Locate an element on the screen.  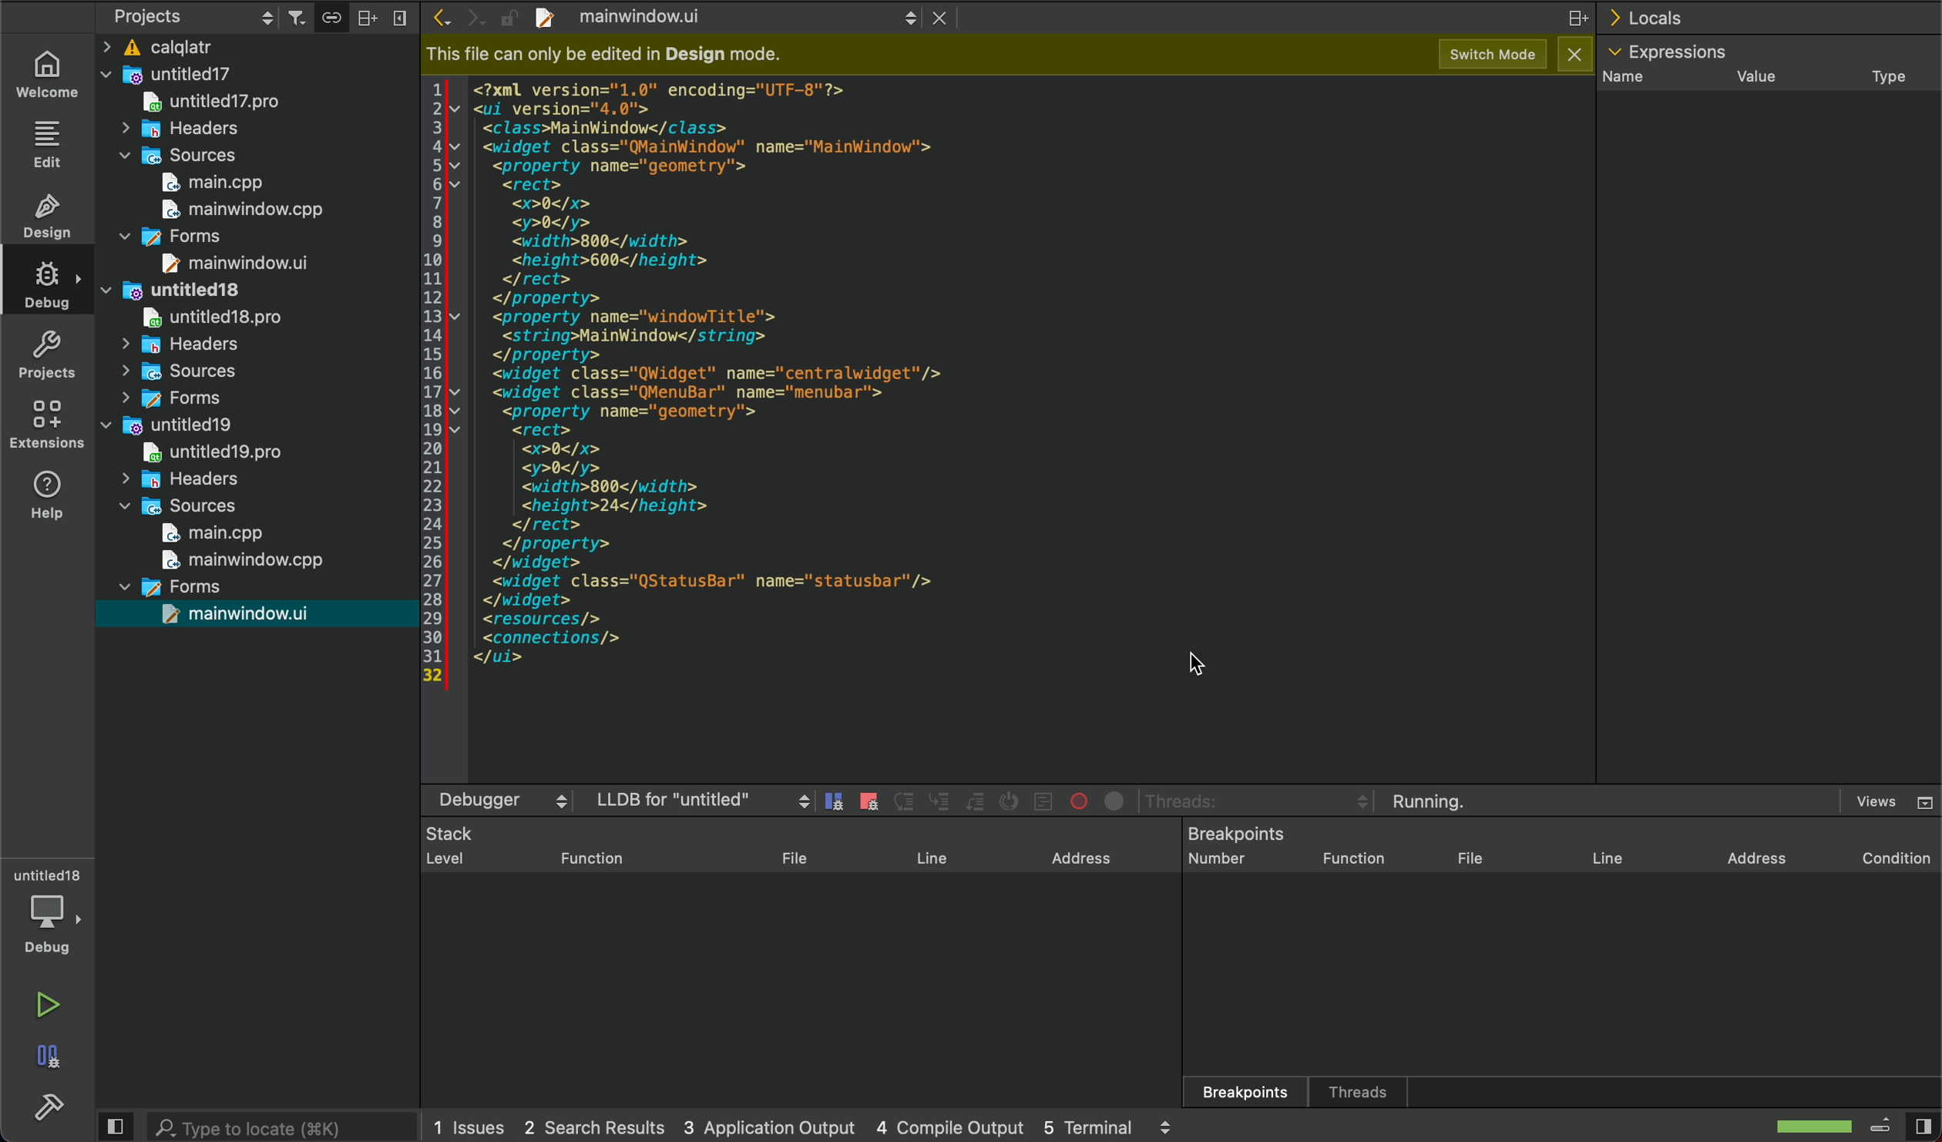
search is located at coordinates (282, 1126).